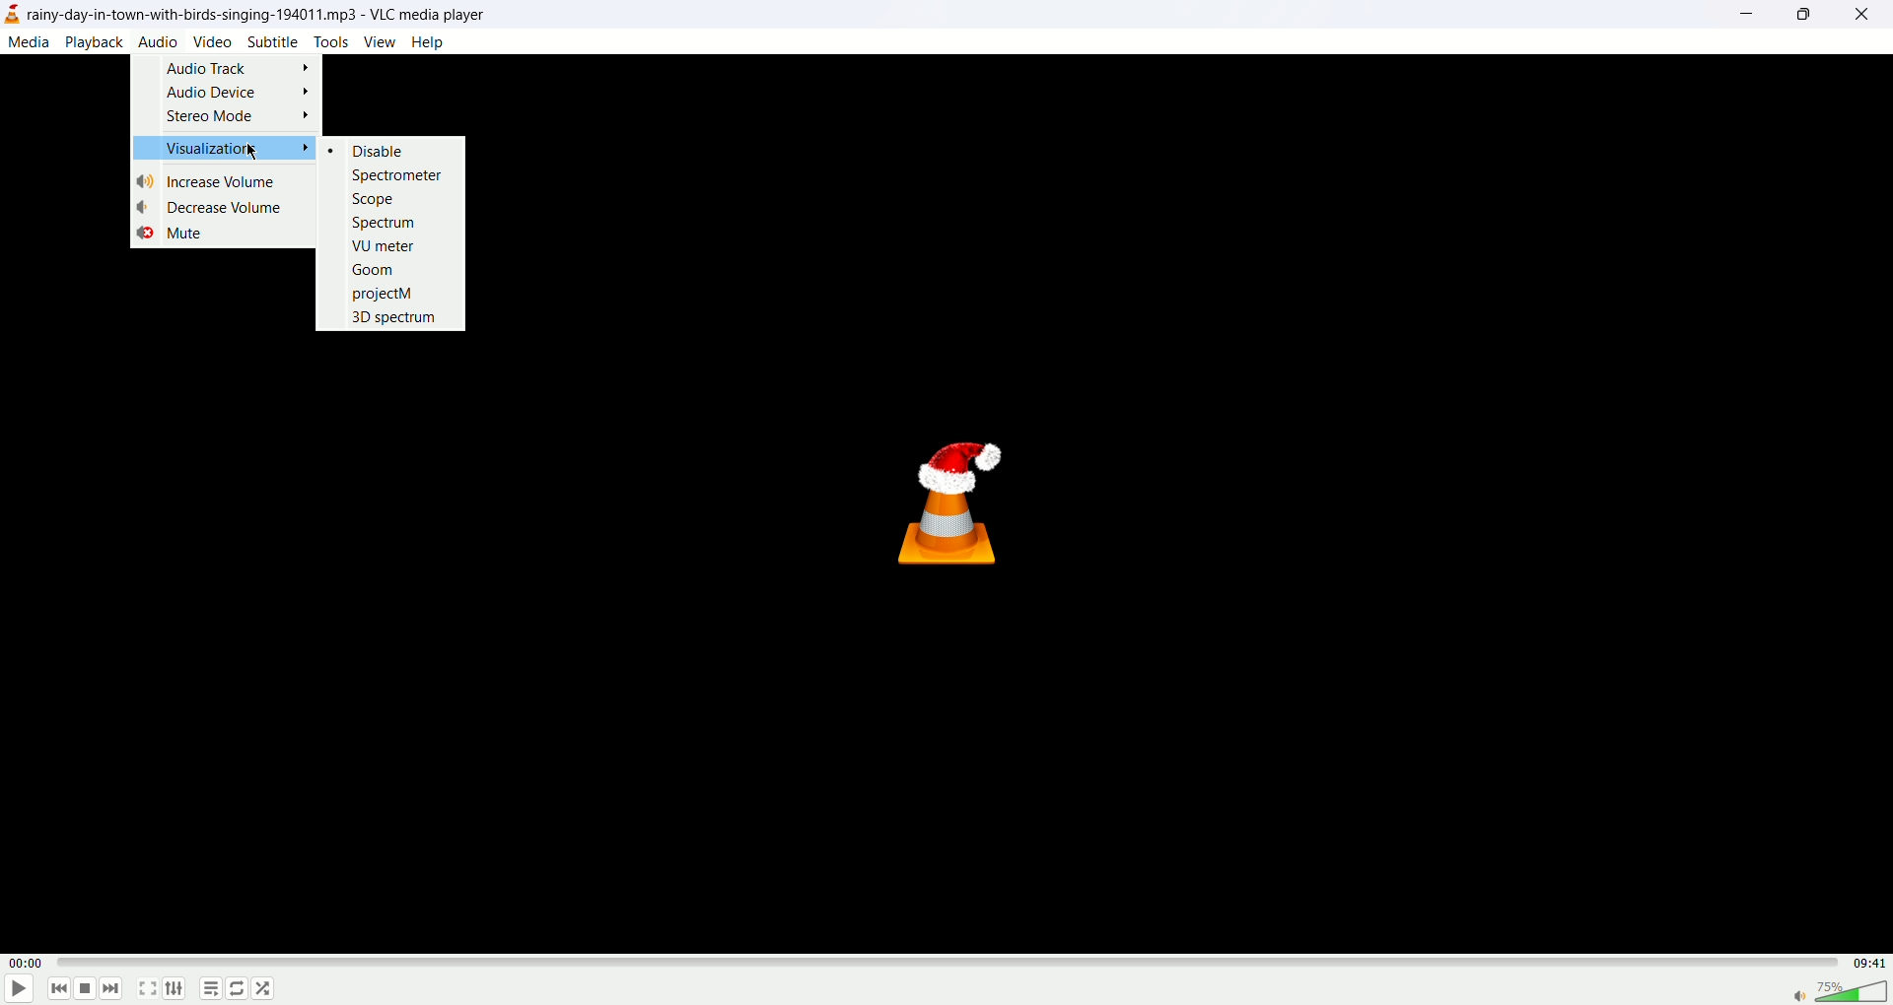 The image size is (1893, 1005). Describe the element at coordinates (956, 502) in the screenshot. I see `VLC Icon` at that location.